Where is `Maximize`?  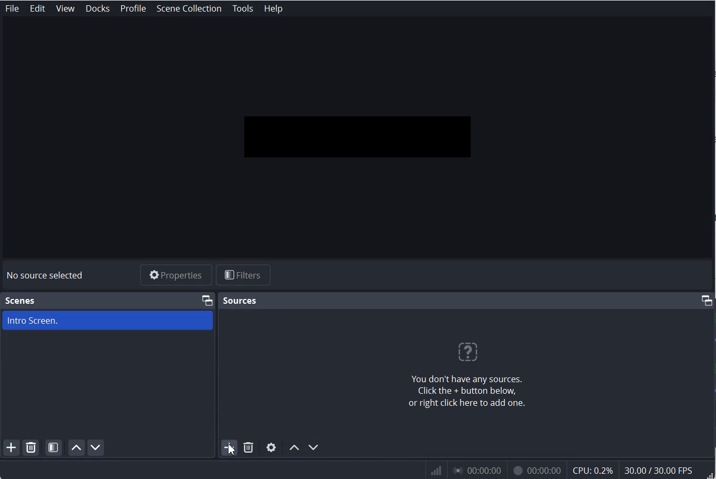 Maximize is located at coordinates (207, 300).